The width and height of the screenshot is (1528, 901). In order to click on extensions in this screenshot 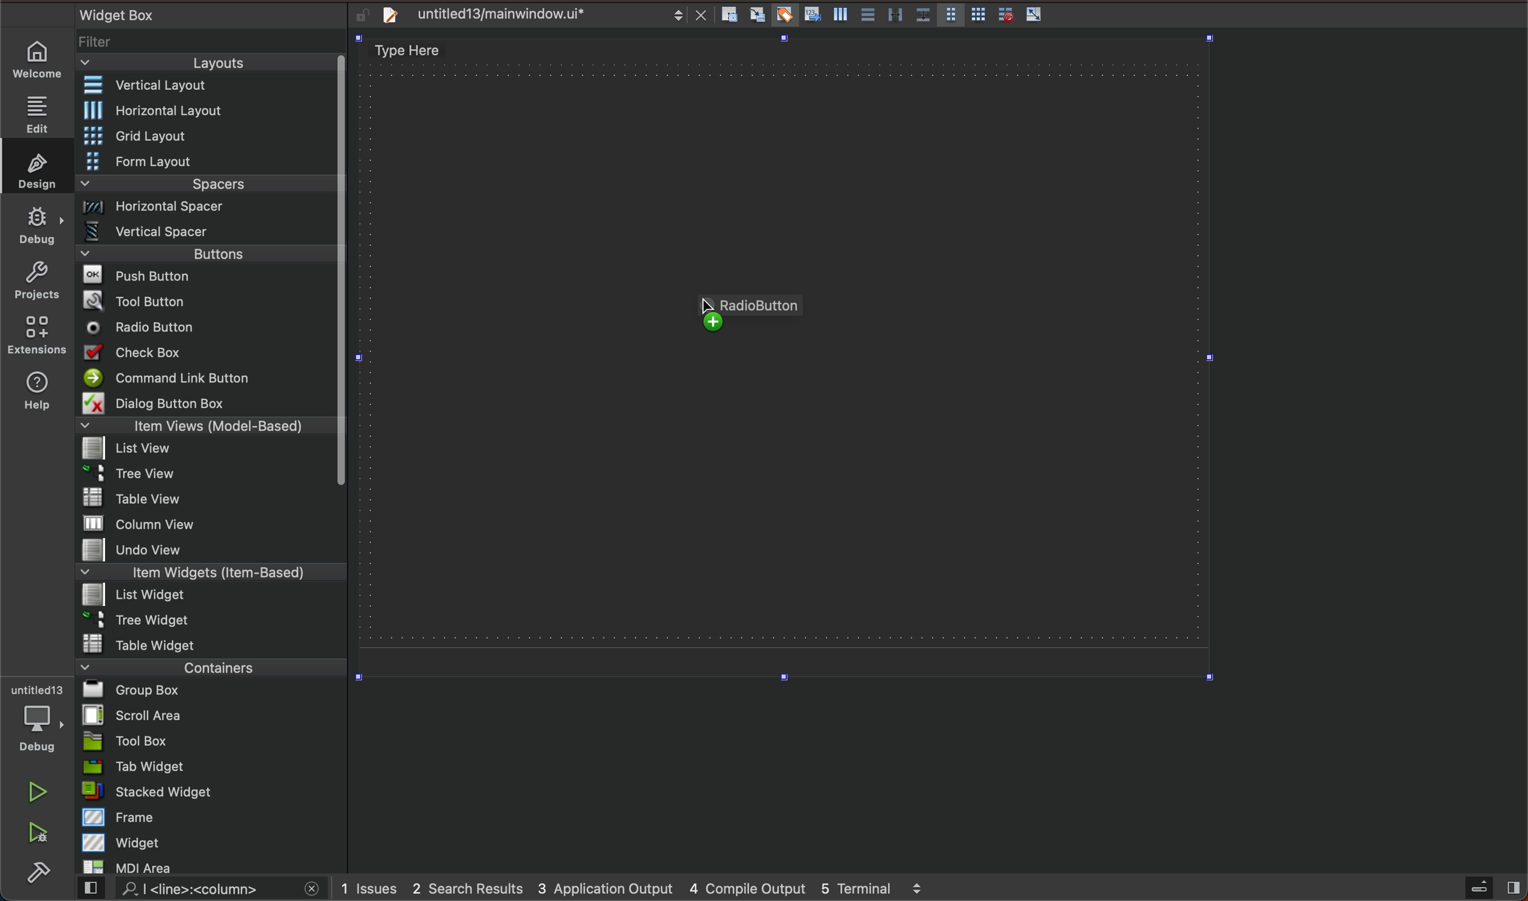, I will do `click(36, 335)`.